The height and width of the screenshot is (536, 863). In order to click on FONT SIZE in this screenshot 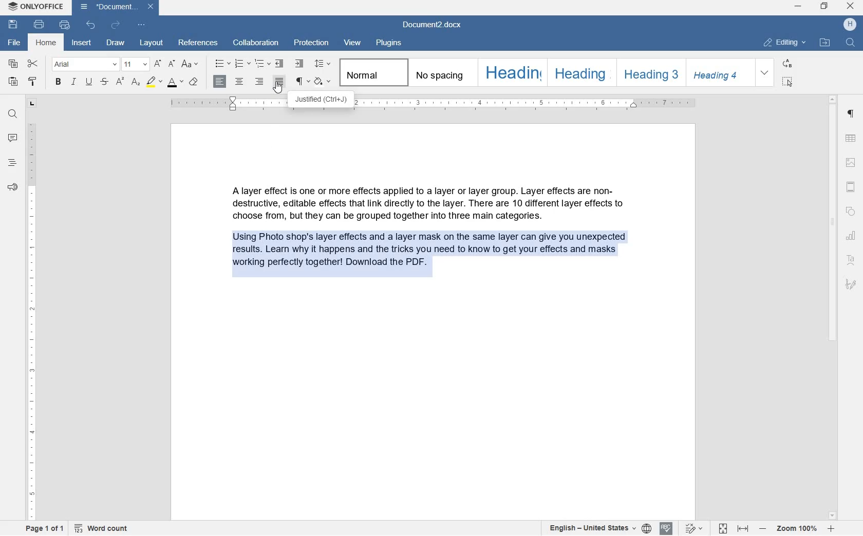, I will do `click(176, 83)`.